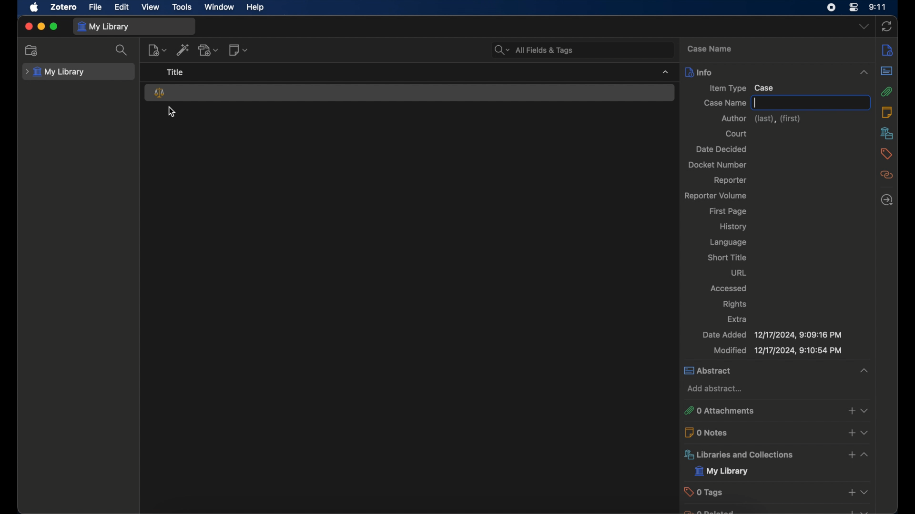 This screenshot has height=514, width=915. What do you see at coordinates (95, 8) in the screenshot?
I see `file` at bounding box center [95, 8].